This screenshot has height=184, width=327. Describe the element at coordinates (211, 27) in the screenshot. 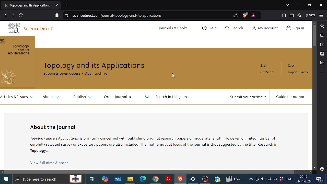

I see `@ Help` at that location.